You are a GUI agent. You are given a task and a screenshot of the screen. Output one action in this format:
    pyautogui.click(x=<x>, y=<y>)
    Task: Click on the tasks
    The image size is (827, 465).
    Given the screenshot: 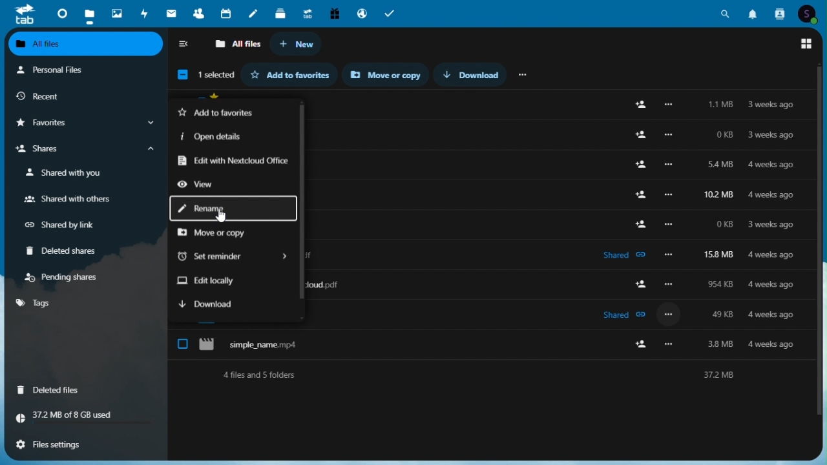 What is the action you would take?
    pyautogui.click(x=392, y=12)
    